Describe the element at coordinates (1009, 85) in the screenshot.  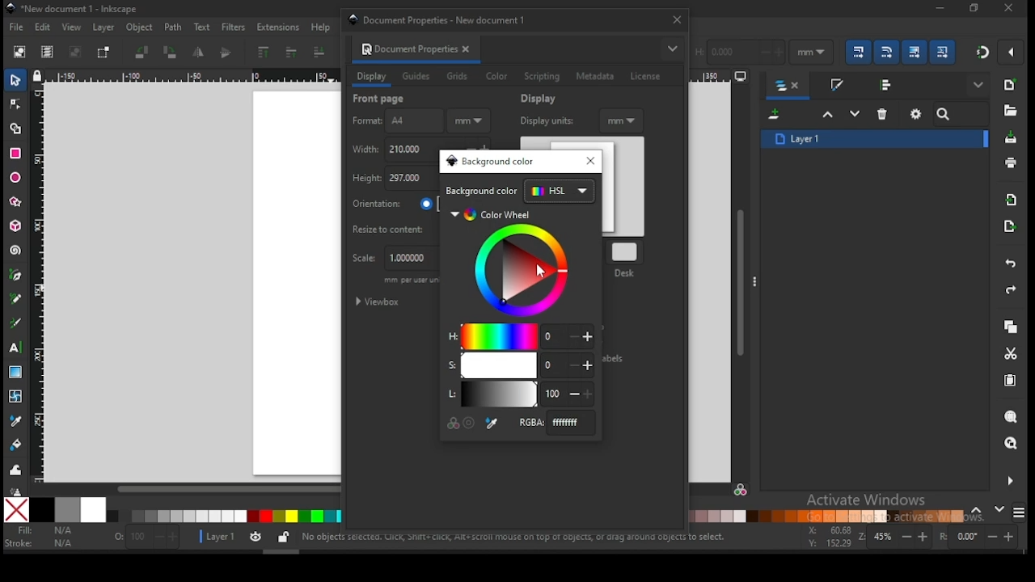
I see `new` at that location.